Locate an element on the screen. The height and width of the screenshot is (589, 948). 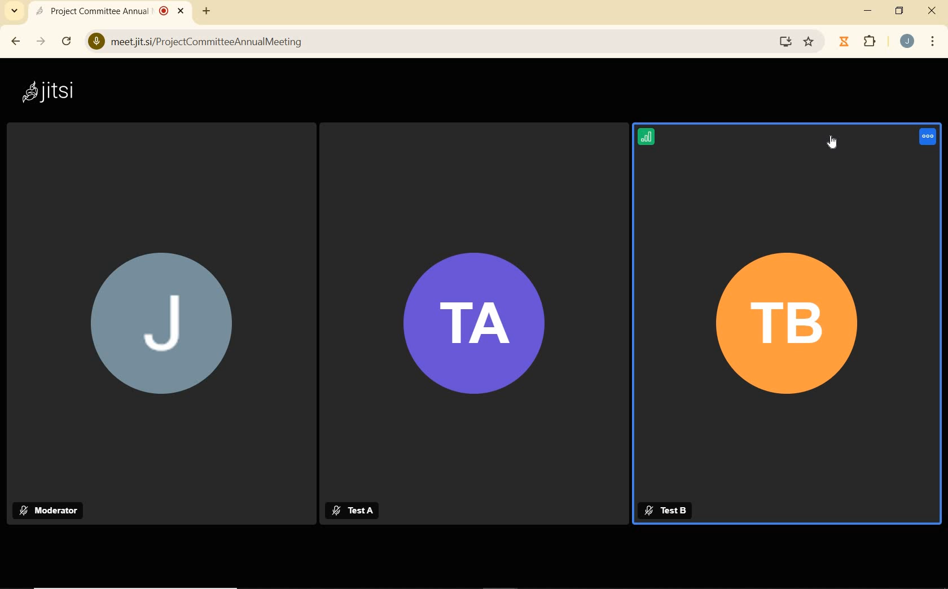
ACCOUNT is located at coordinates (907, 42).